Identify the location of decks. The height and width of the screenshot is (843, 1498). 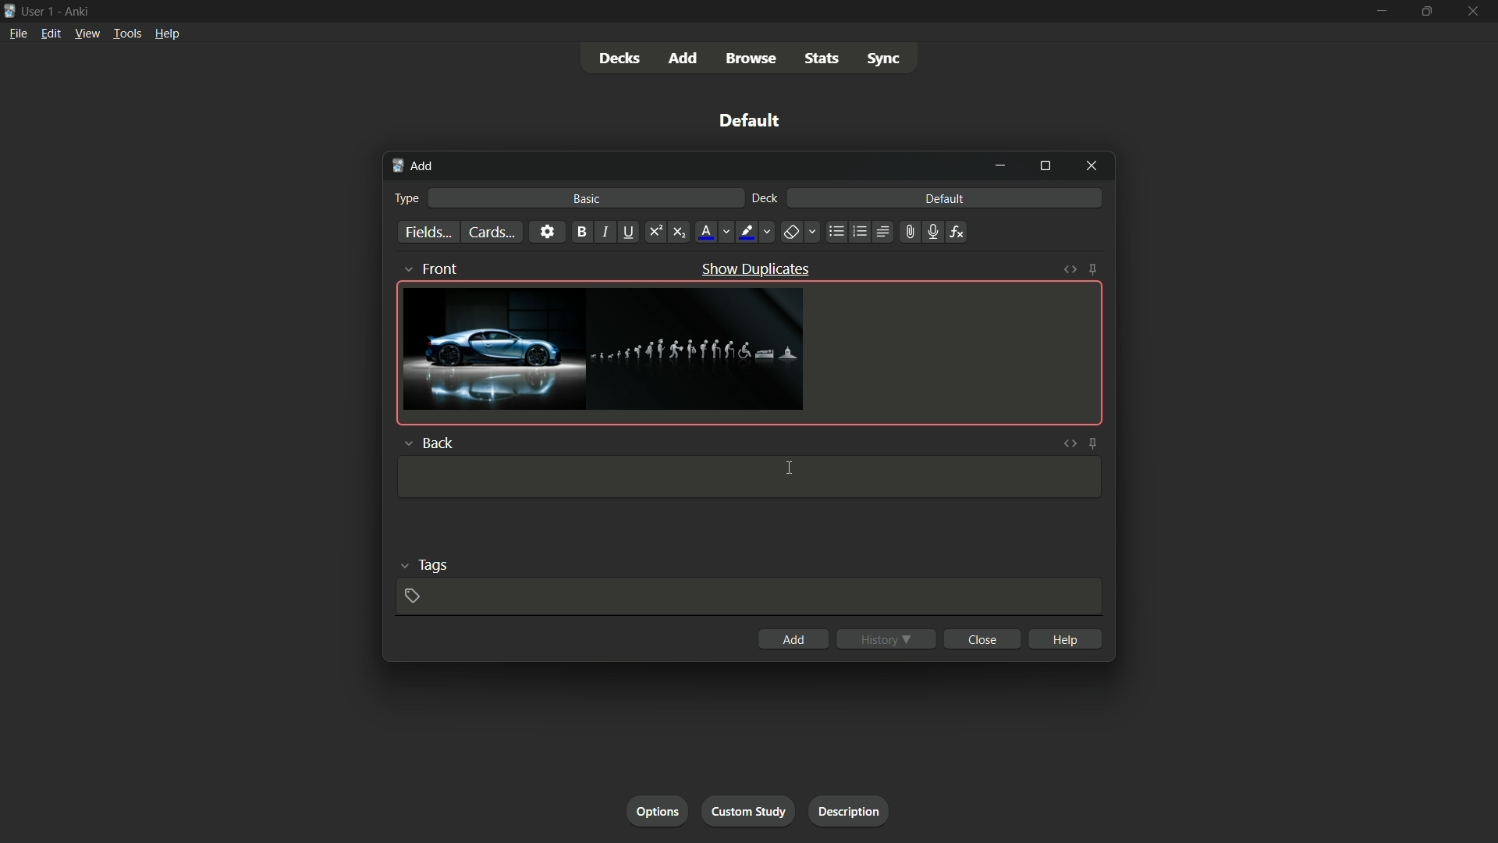
(619, 59).